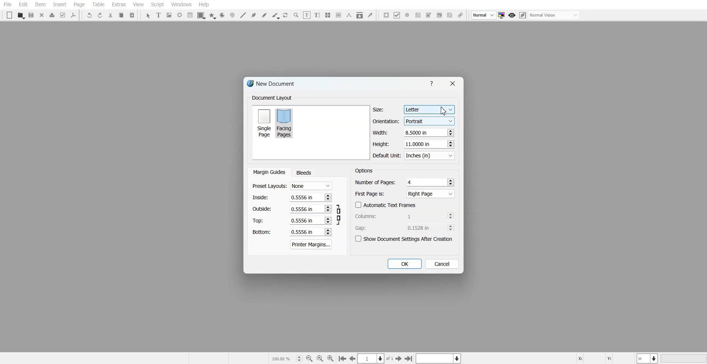  What do you see at coordinates (204, 4) in the screenshot?
I see `Help` at bounding box center [204, 4].